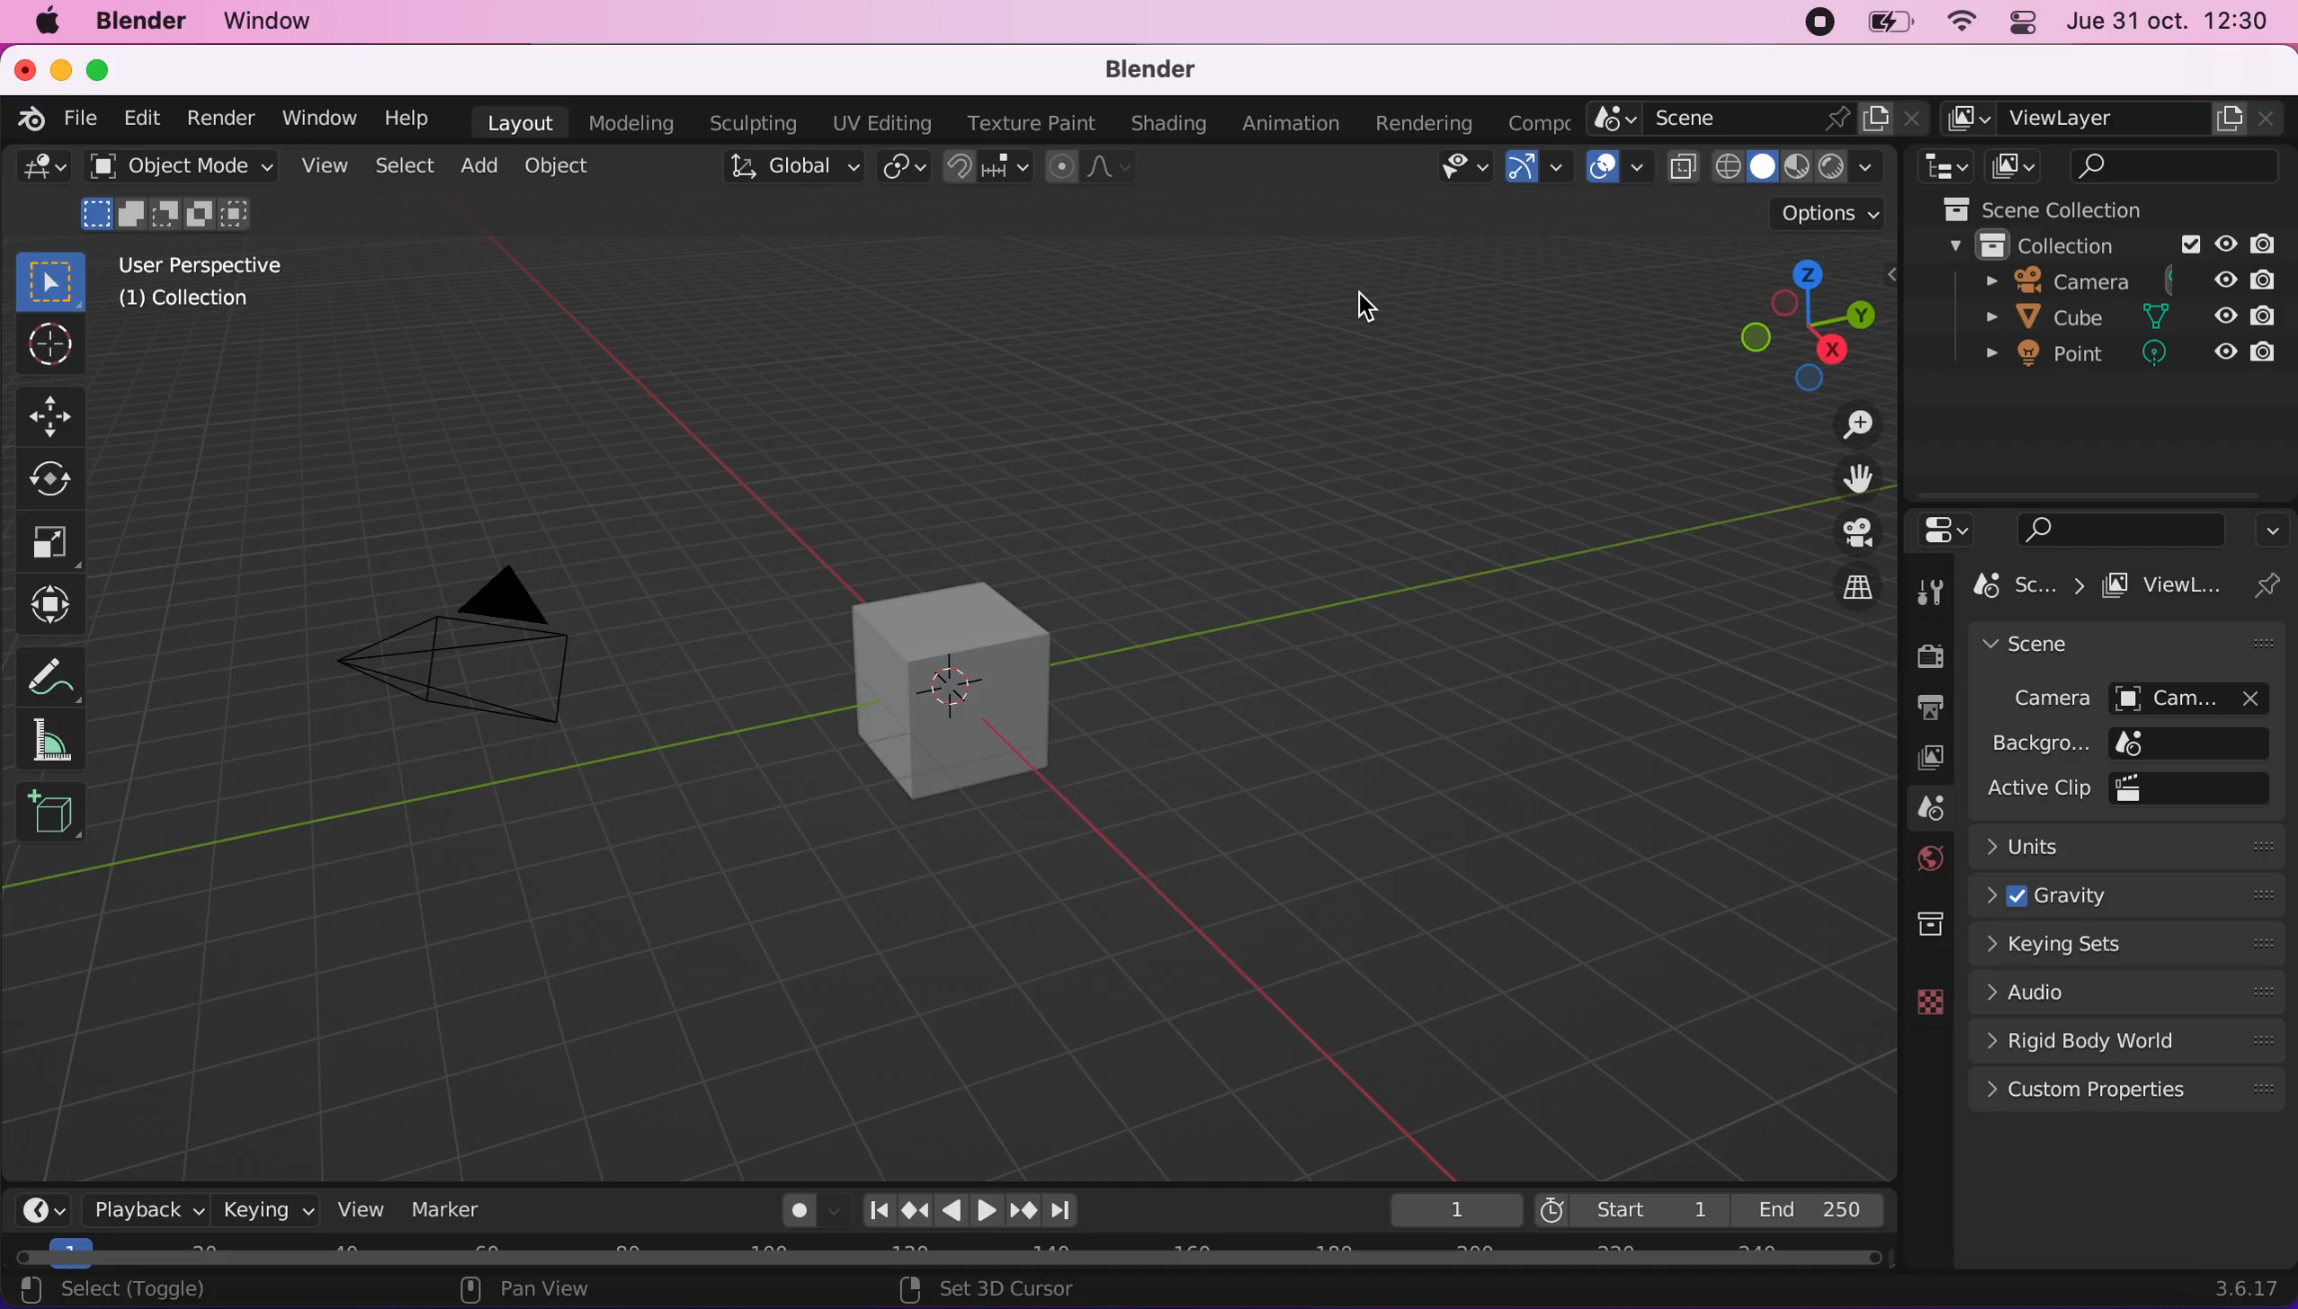 The image size is (2298, 1309). Describe the element at coordinates (1066, 1208) in the screenshot. I see `Jump to endpoint` at that location.